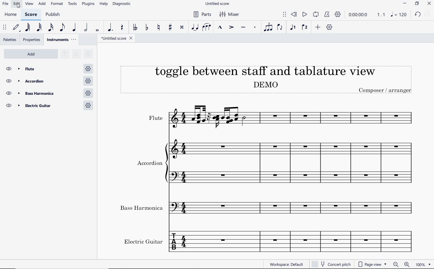  Describe the element at coordinates (416, 4) in the screenshot. I see `RESTORE DOWN` at that location.